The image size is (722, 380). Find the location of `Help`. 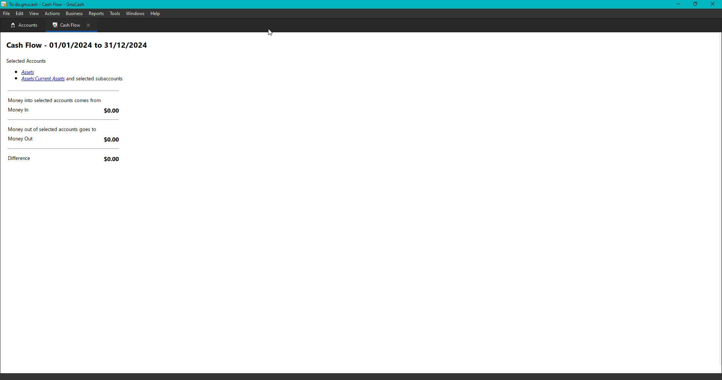

Help is located at coordinates (156, 14).